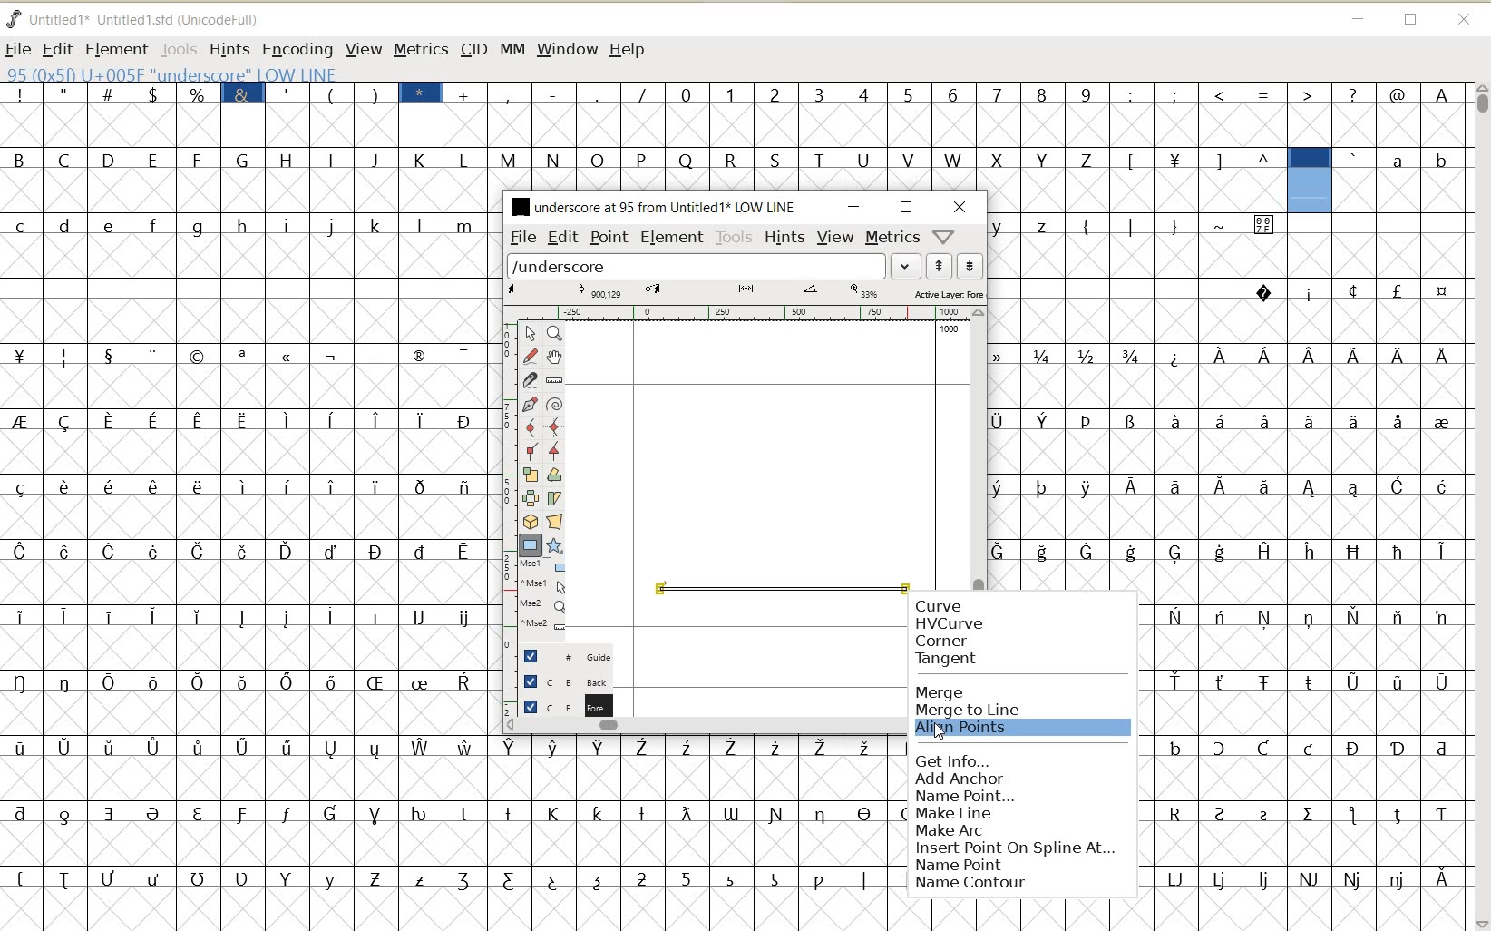  Describe the element at coordinates (531, 545) in the screenshot. I see `rectangle or ellipse` at that location.